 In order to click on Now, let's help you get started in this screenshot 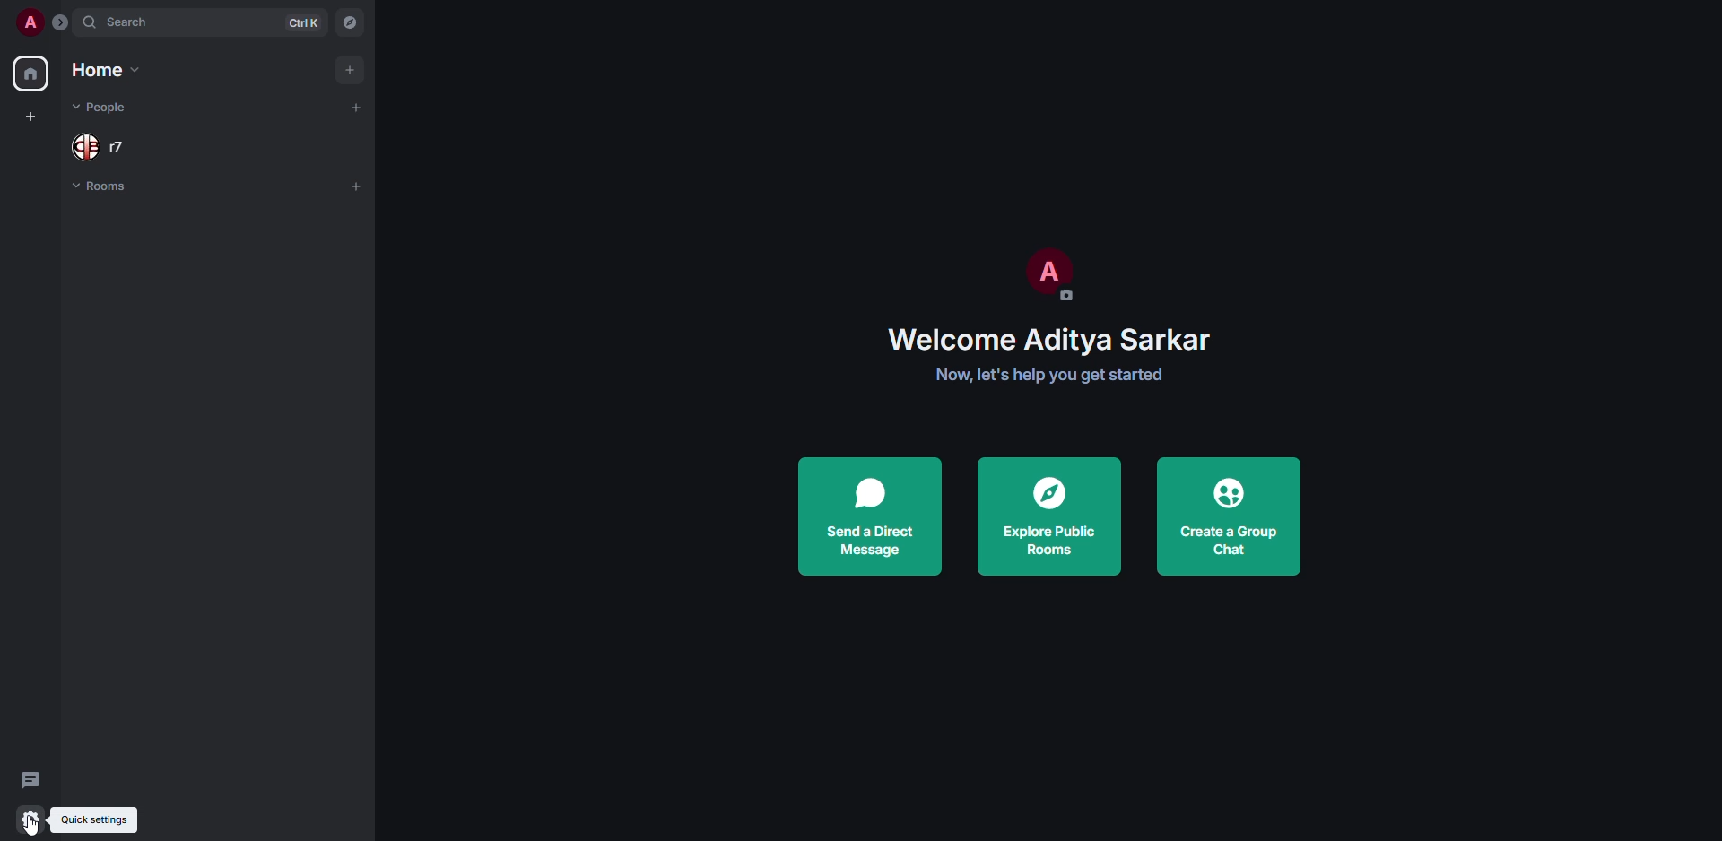, I will do `click(1046, 377)`.